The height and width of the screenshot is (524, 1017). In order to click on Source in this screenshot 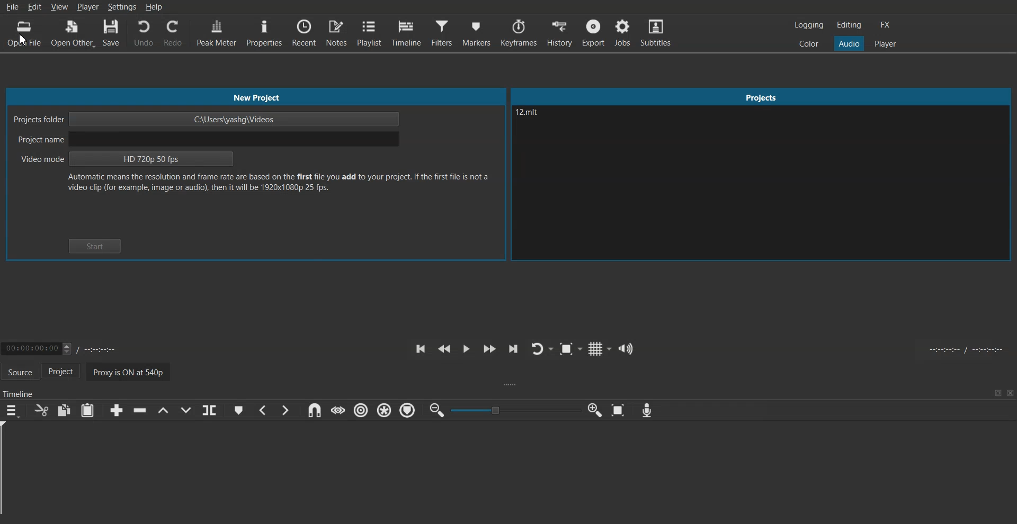, I will do `click(20, 371)`.